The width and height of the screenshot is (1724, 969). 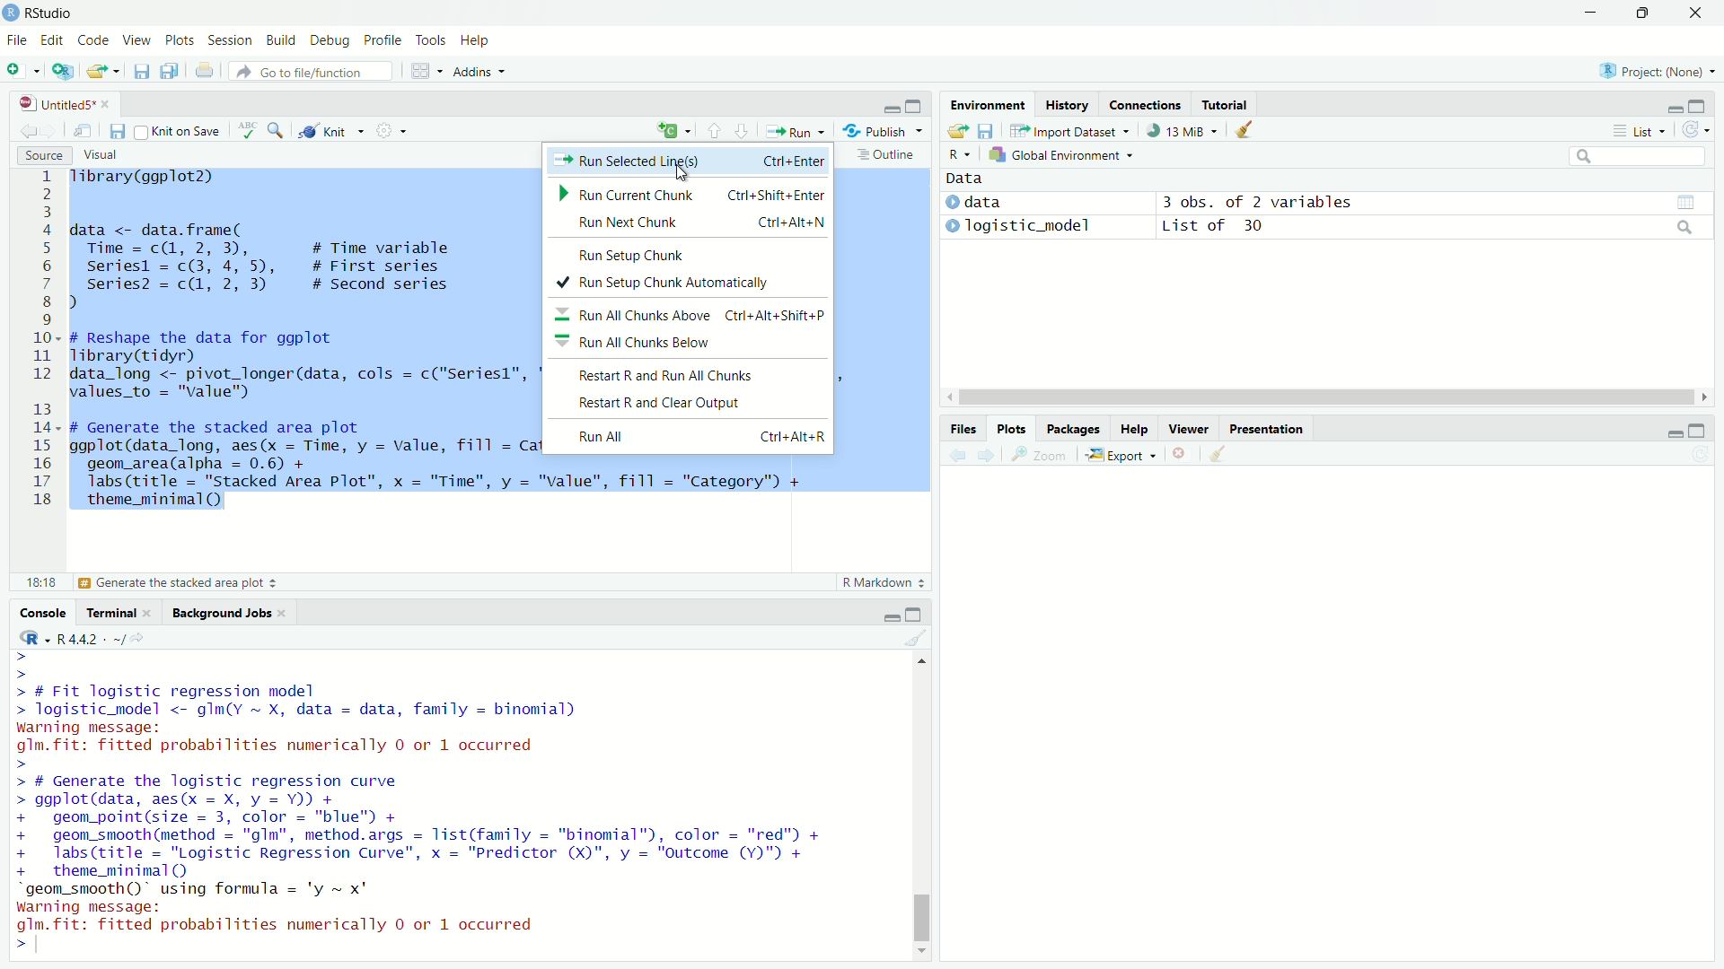 What do you see at coordinates (893, 156) in the screenshot?
I see `: Outline` at bounding box center [893, 156].